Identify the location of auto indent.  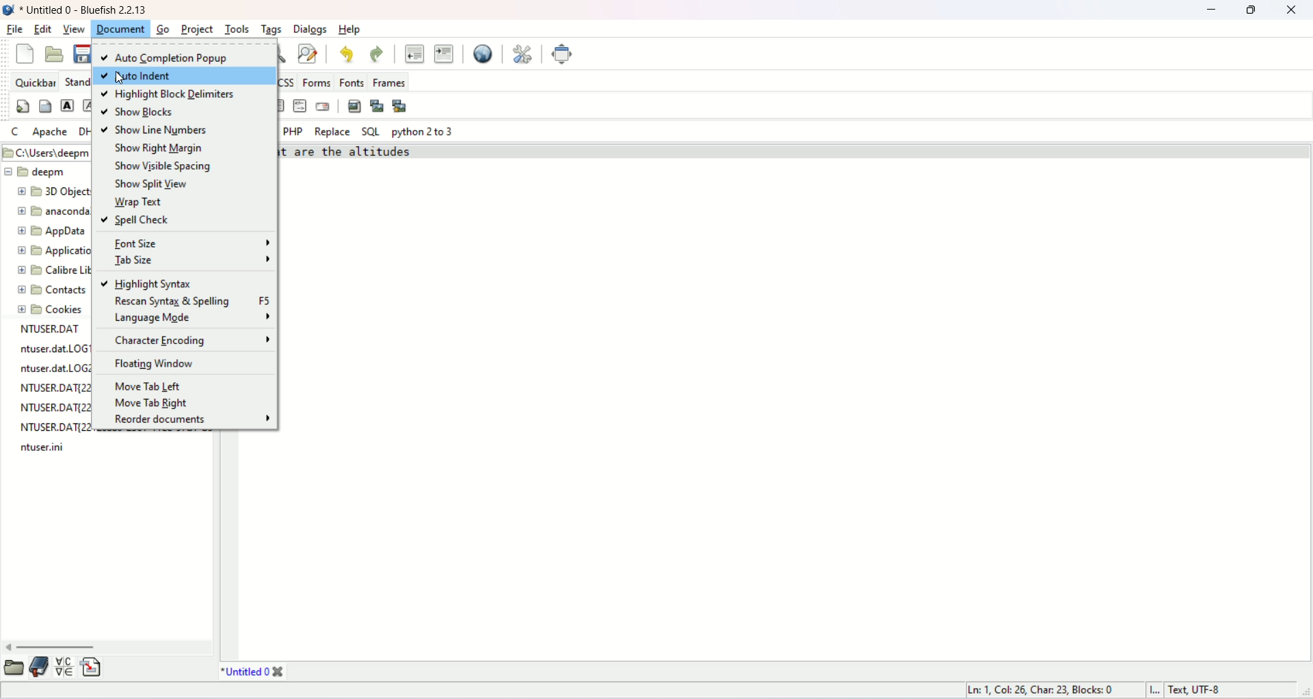
(185, 77).